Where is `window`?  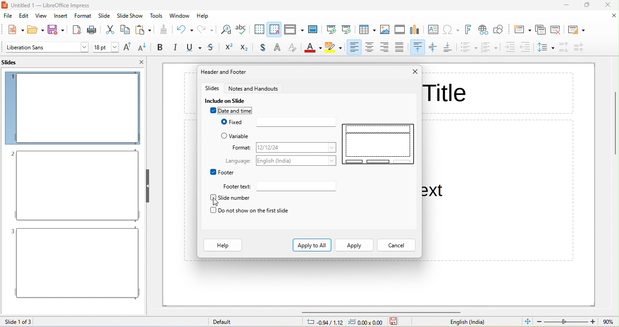 window is located at coordinates (180, 15).